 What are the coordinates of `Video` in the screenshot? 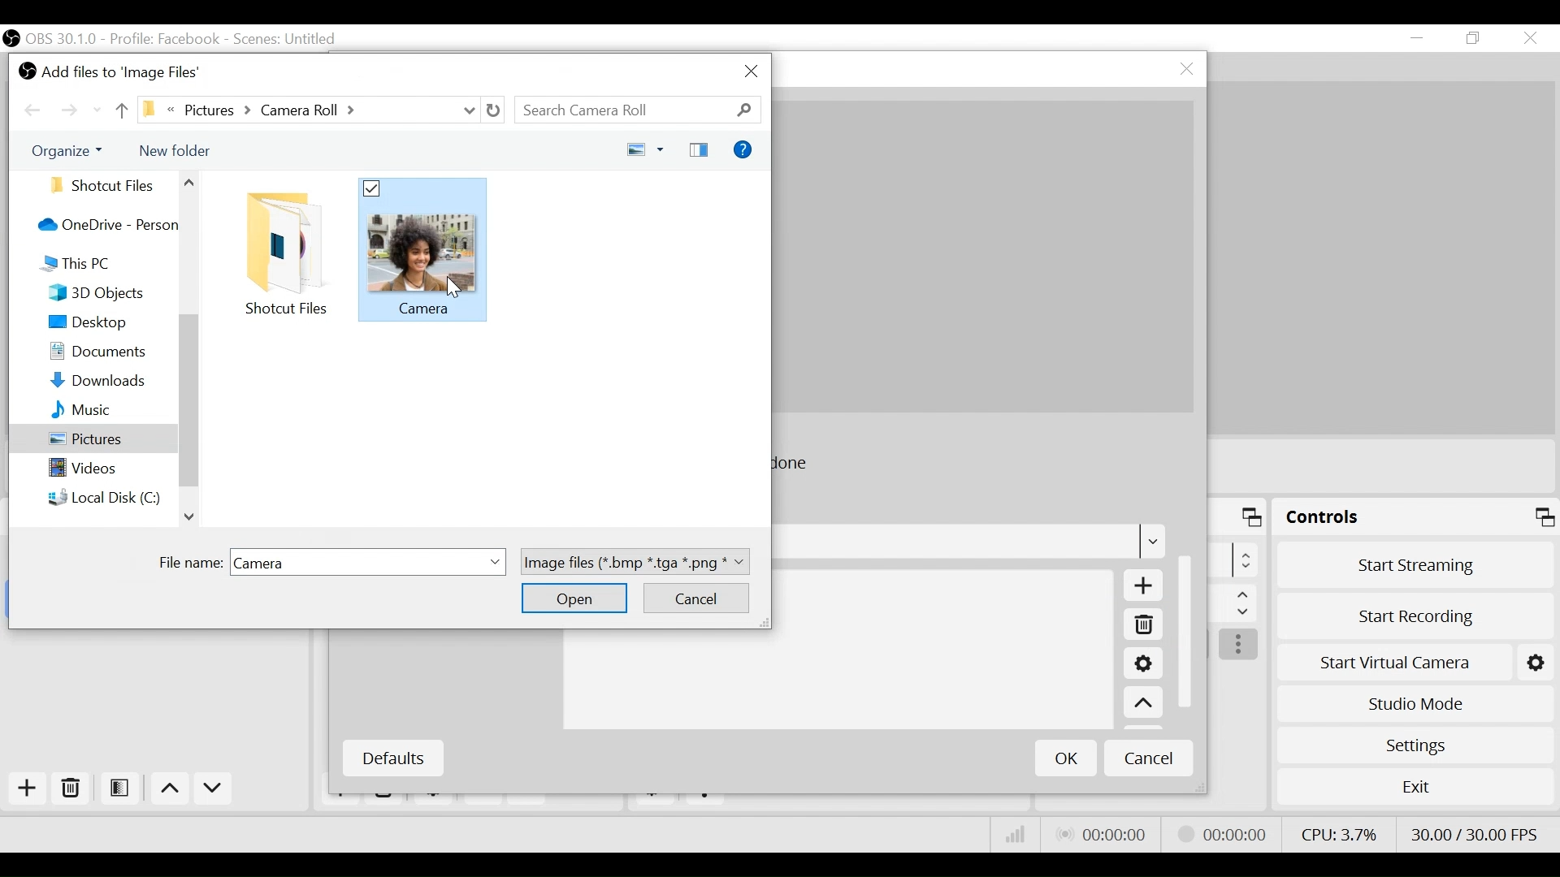 It's located at (109, 470).